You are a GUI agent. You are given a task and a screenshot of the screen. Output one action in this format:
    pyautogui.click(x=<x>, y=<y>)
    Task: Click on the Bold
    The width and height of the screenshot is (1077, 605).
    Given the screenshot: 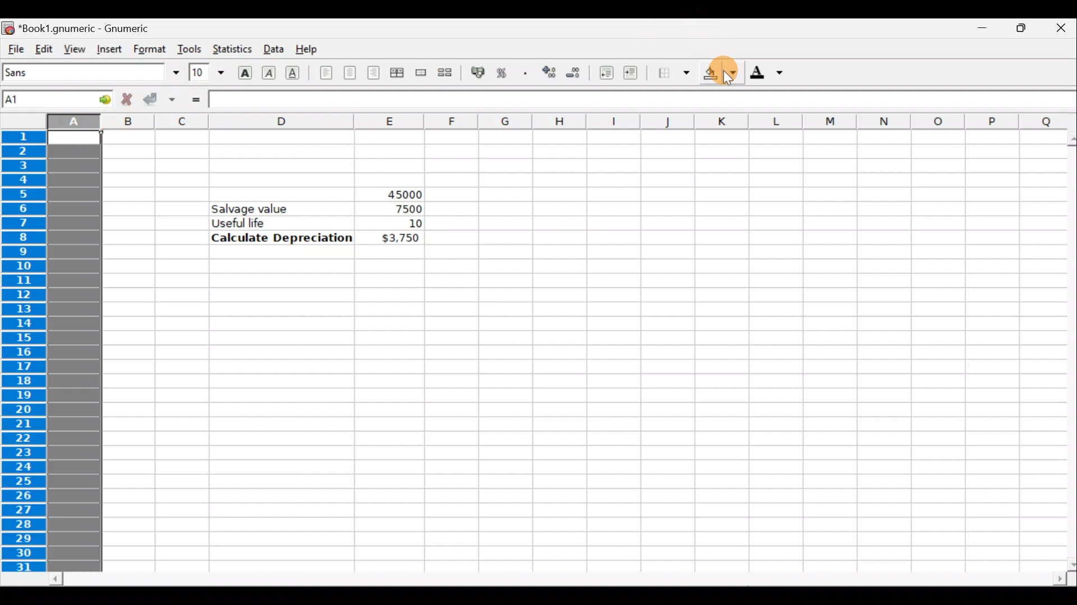 What is the action you would take?
    pyautogui.click(x=245, y=71)
    